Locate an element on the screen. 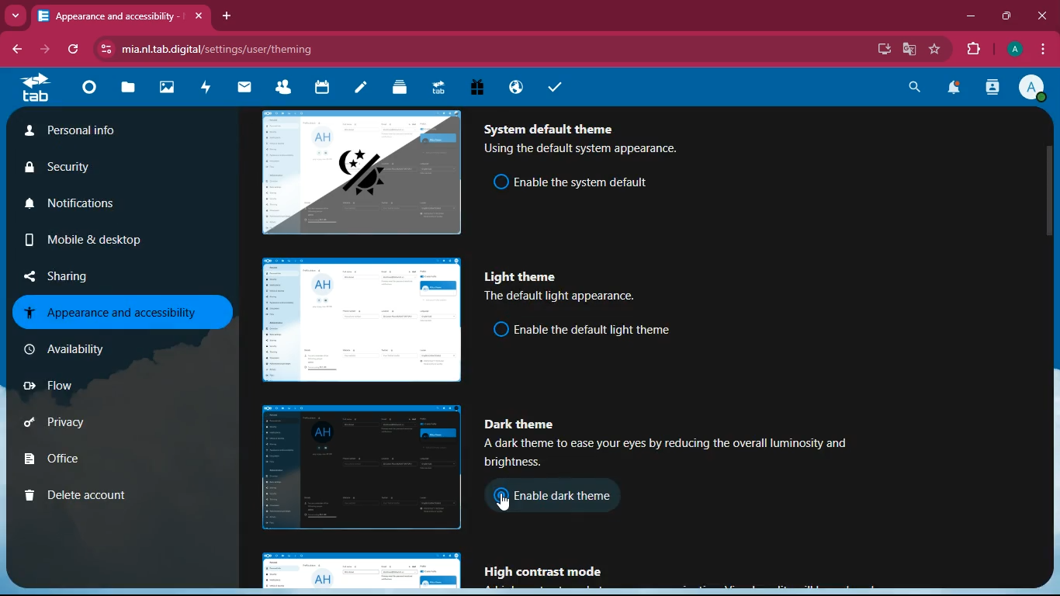 Image resolution: width=1060 pixels, height=596 pixels. availiability is located at coordinates (102, 349).